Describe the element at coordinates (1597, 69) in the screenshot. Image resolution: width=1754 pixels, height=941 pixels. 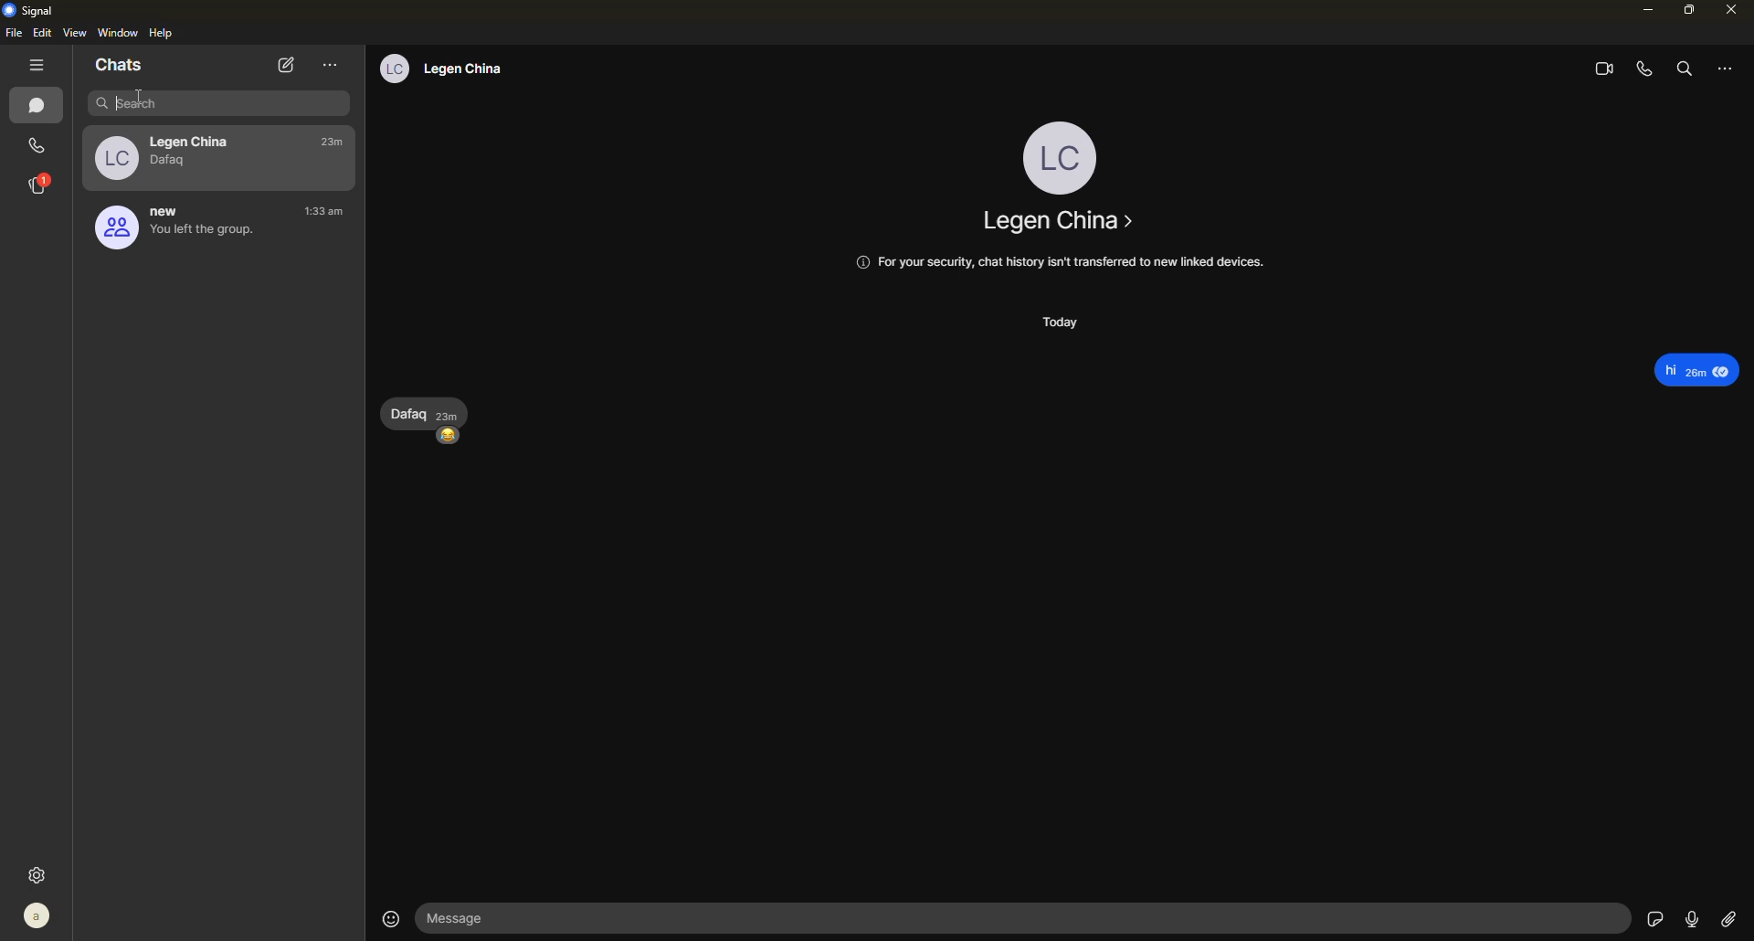
I see `video call` at that location.